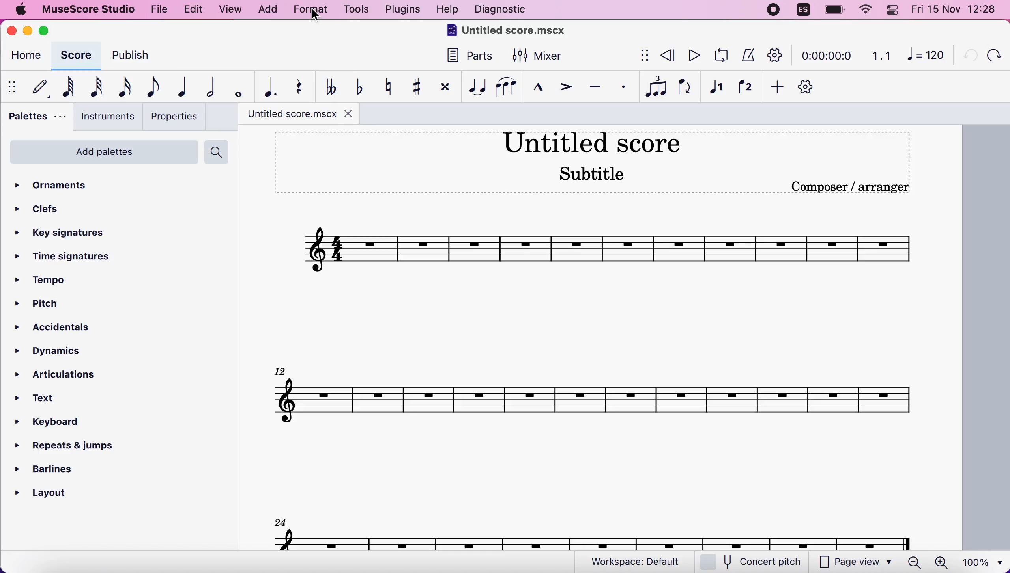 The height and width of the screenshot is (573, 1010). I want to click on recording stopped, so click(774, 11).